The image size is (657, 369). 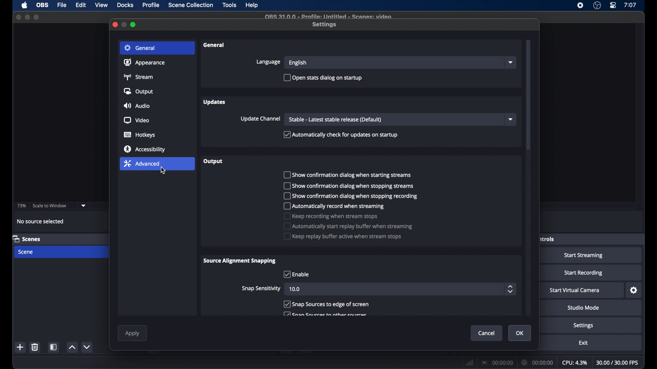 I want to click on start virtual camera, so click(x=575, y=290).